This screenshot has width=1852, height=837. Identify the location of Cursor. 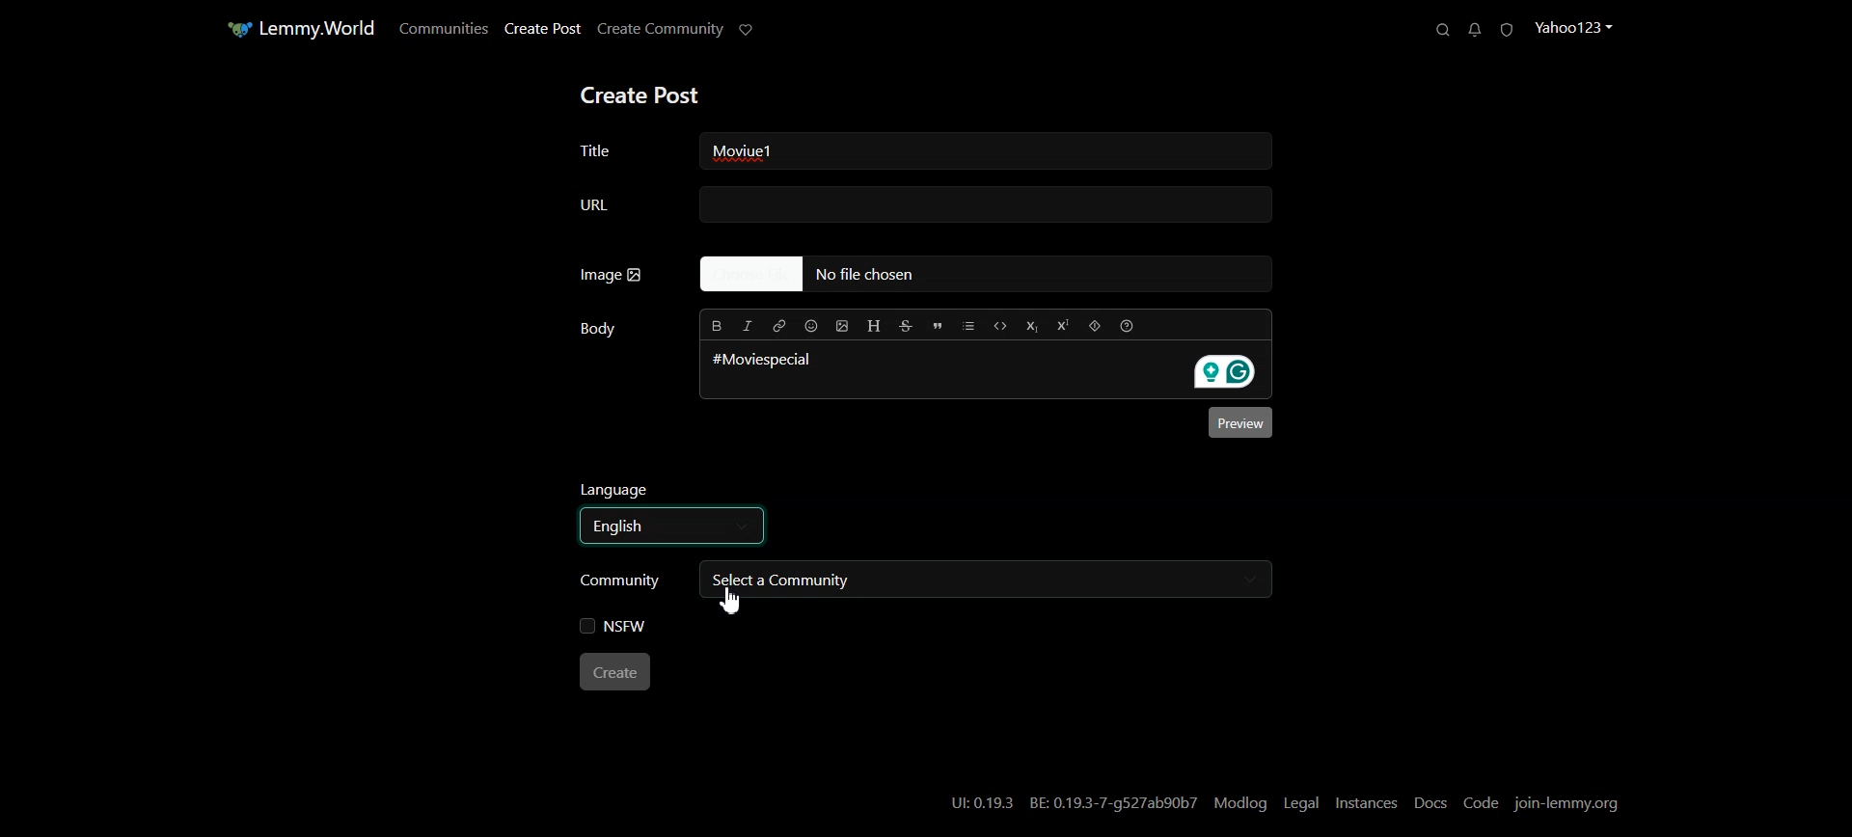
(731, 600).